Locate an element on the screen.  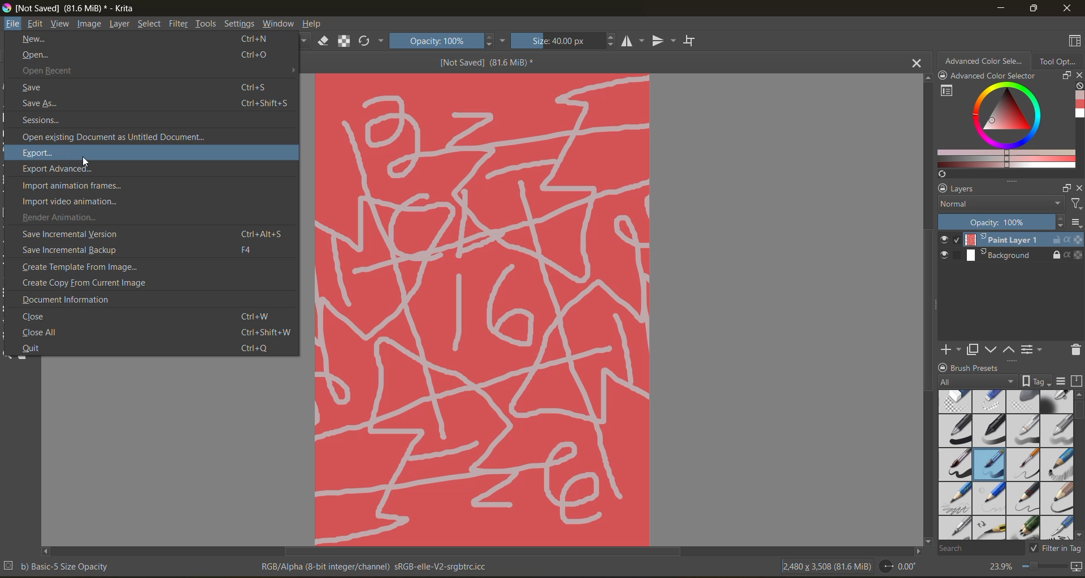
Image is located at coordinates (483, 308).